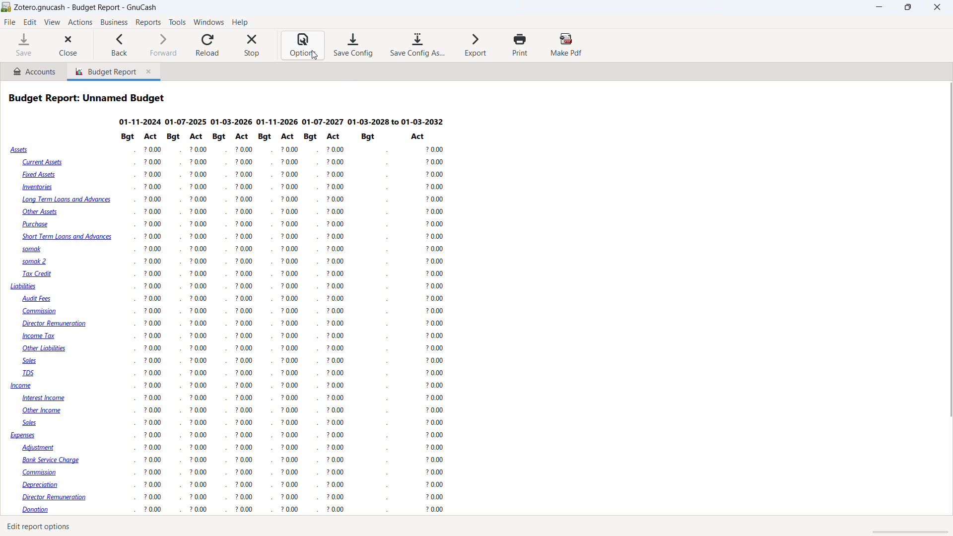  Describe the element at coordinates (120, 45) in the screenshot. I see `bavk` at that location.